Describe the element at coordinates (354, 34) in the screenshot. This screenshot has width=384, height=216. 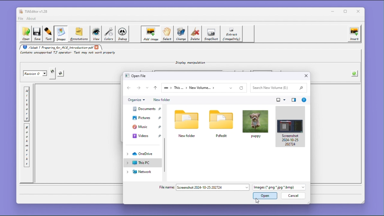
I see `insert` at that location.